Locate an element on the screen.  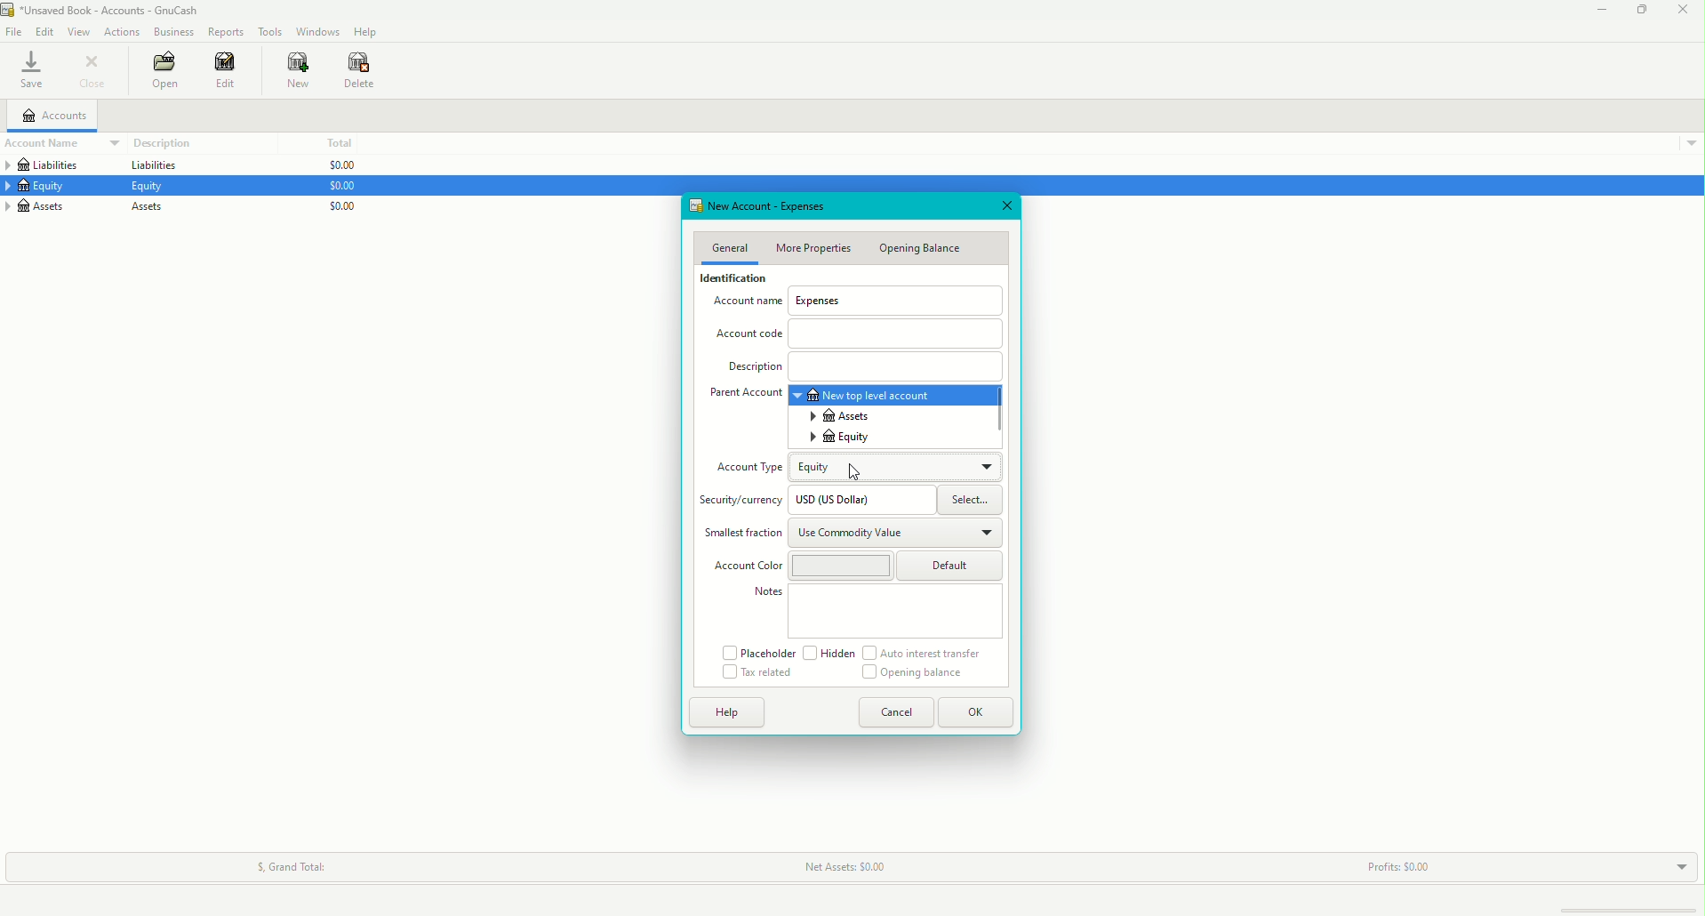
General is located at coordinates (730, 248).